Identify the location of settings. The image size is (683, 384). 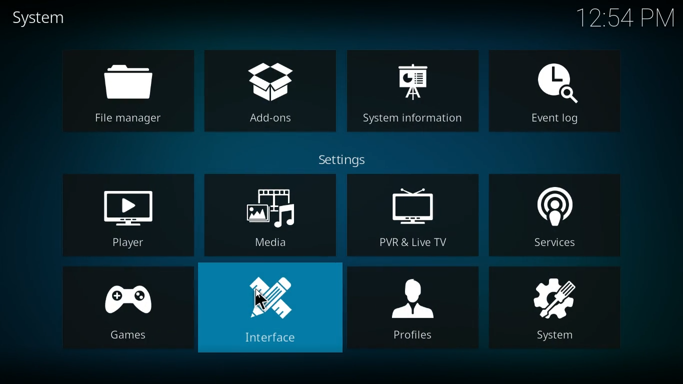
(356, 159).